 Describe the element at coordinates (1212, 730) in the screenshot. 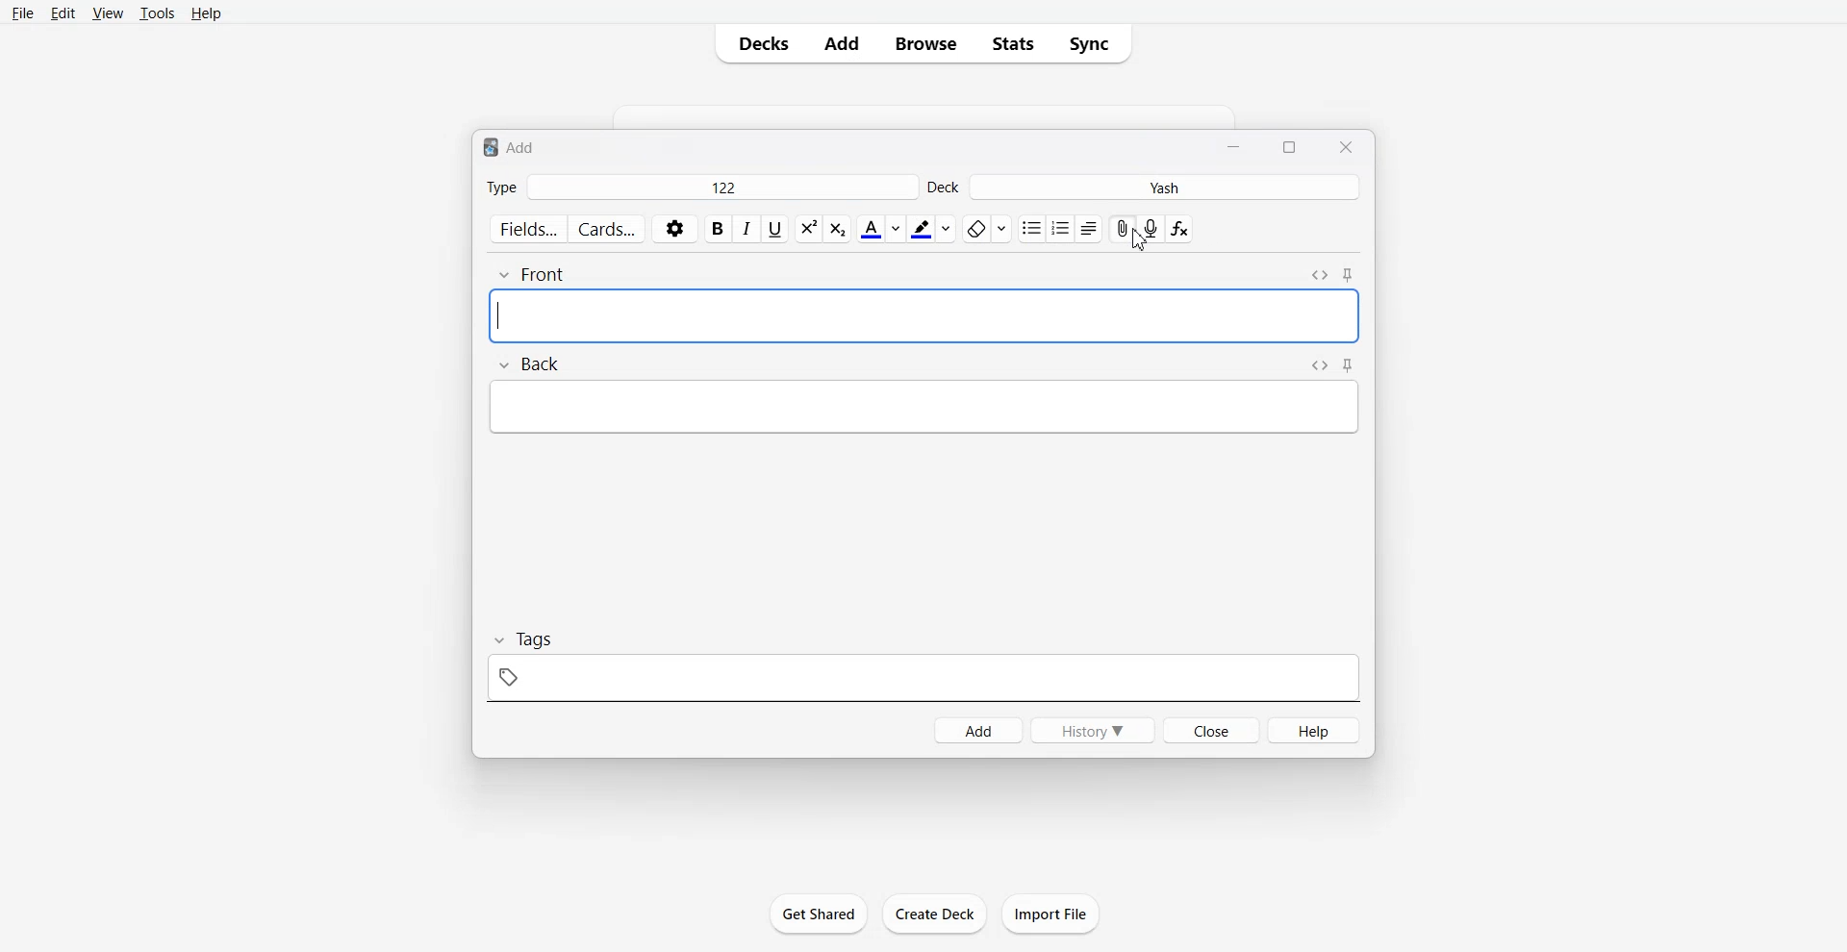

I see `Close` at that location.